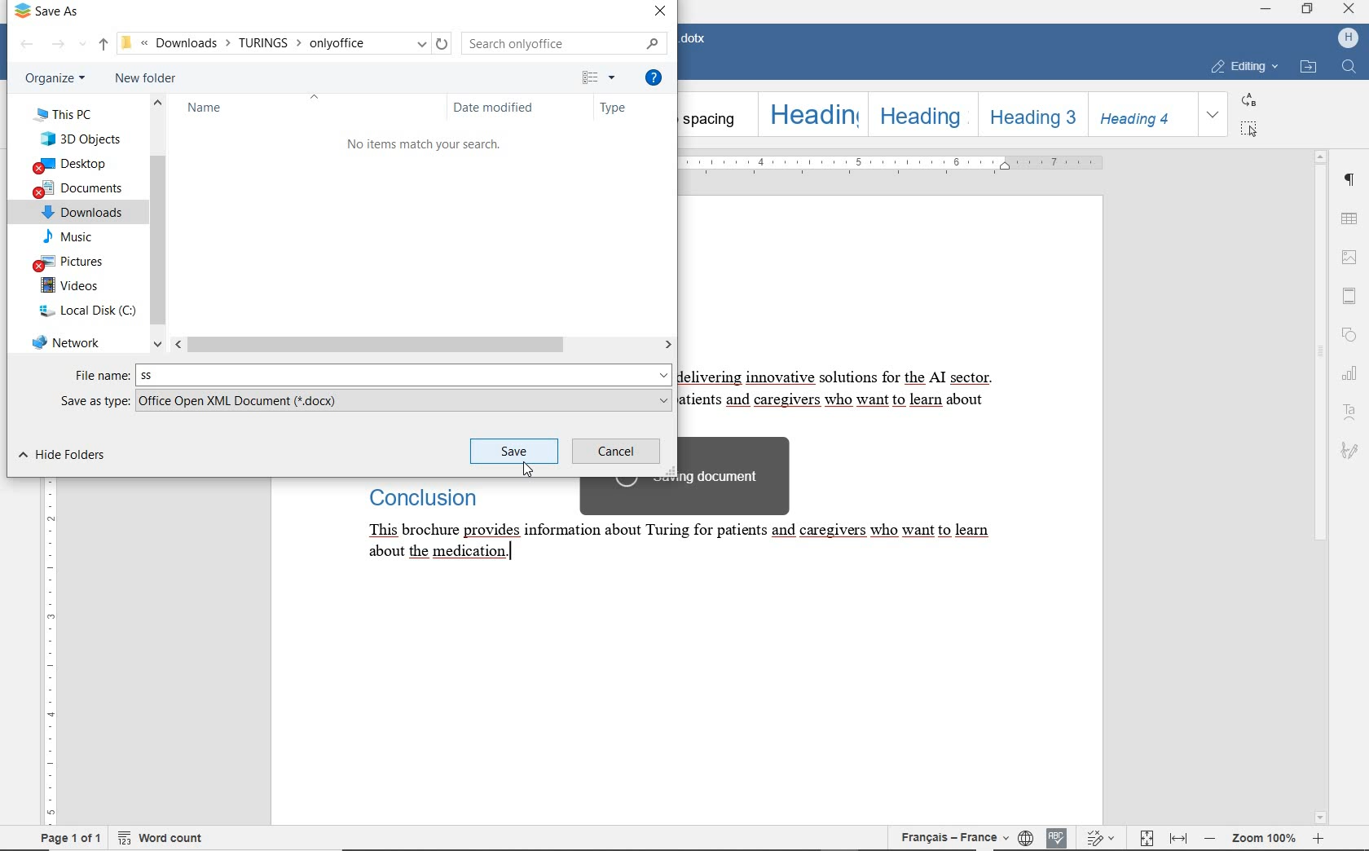  What do you see at coordinates (812, 114) in the screenshot?
I see `HEADING 1` at bounding box center [812, 114].